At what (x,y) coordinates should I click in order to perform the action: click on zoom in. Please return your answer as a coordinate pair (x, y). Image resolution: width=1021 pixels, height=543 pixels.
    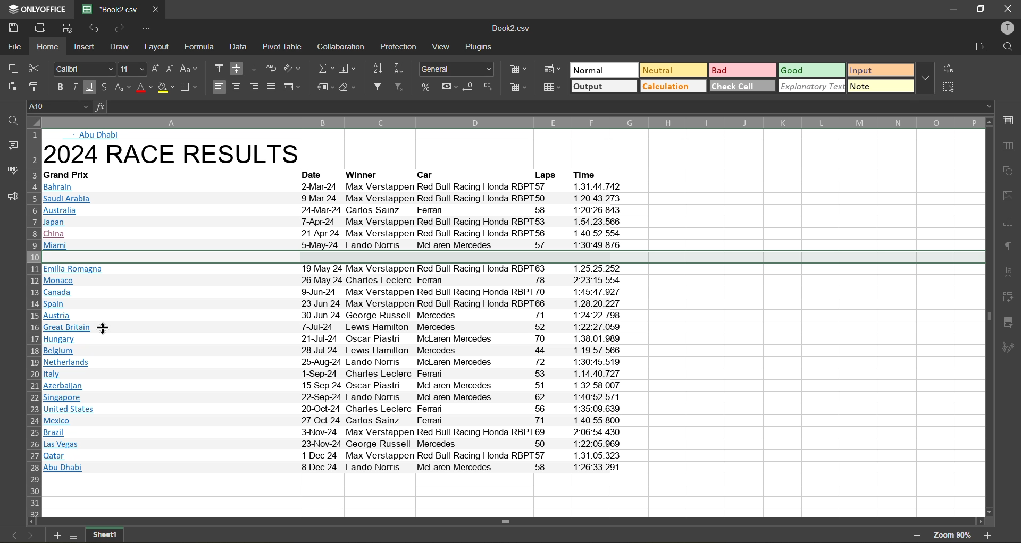
    Looking at the image, I should click on (990, 536).